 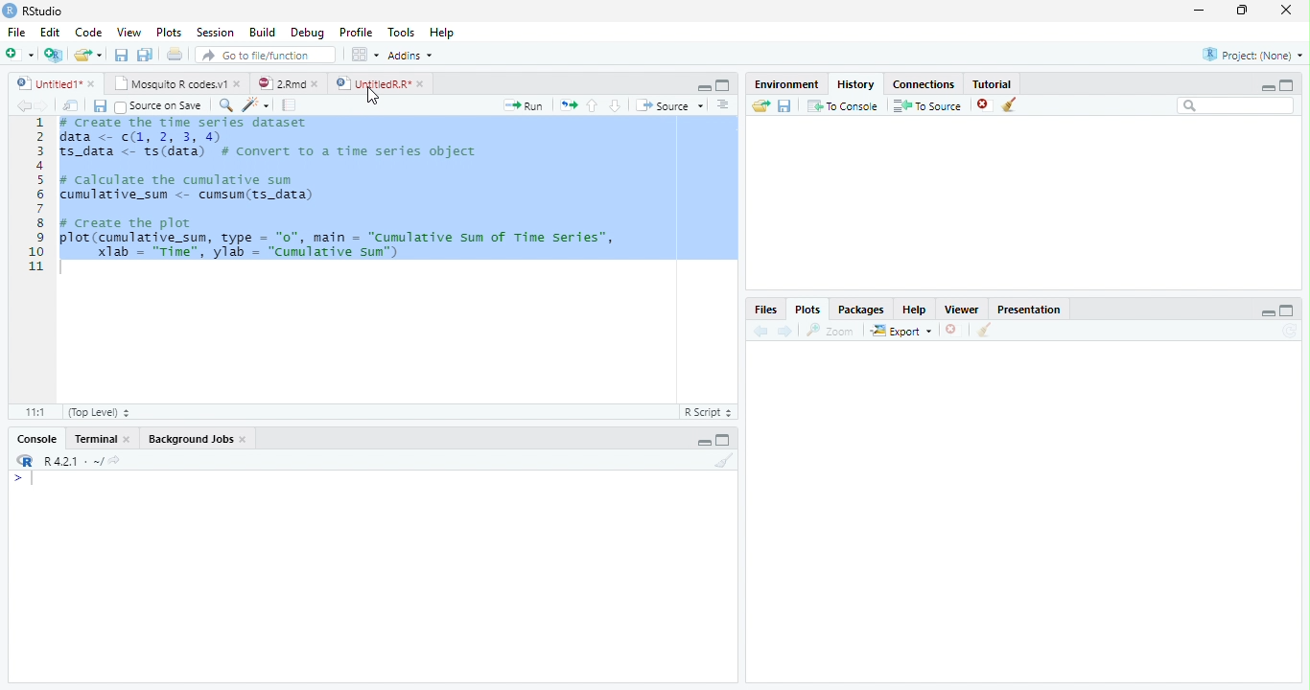 What do you see at coordinates (36, 437) in the screenshot?
I see `Console` at bounding box center [36, 437].